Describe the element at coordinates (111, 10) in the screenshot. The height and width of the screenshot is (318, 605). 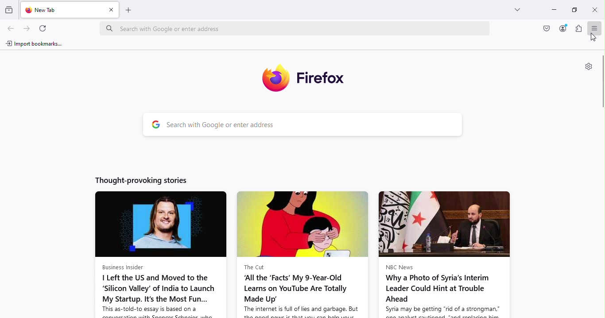
I see `Close tab` at that location.